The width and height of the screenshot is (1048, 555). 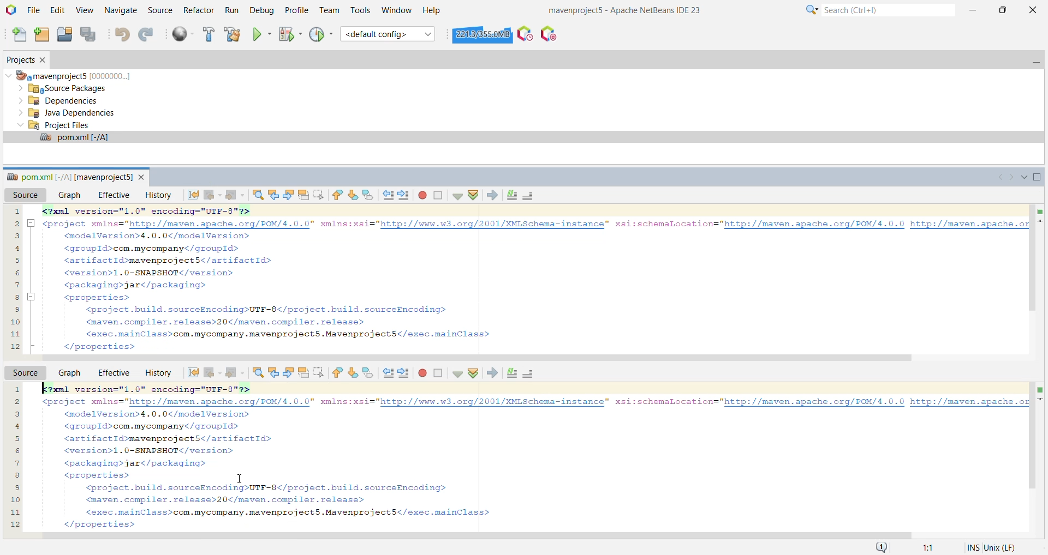 I want to click on Debug Project, so click(x=289, y=34).